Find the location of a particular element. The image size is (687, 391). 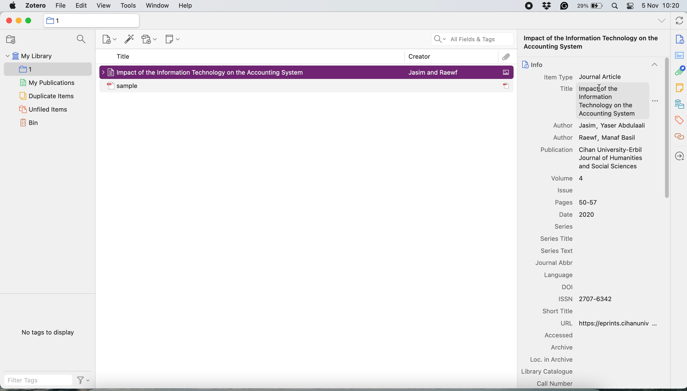

language is located at coordinates (558, 275).